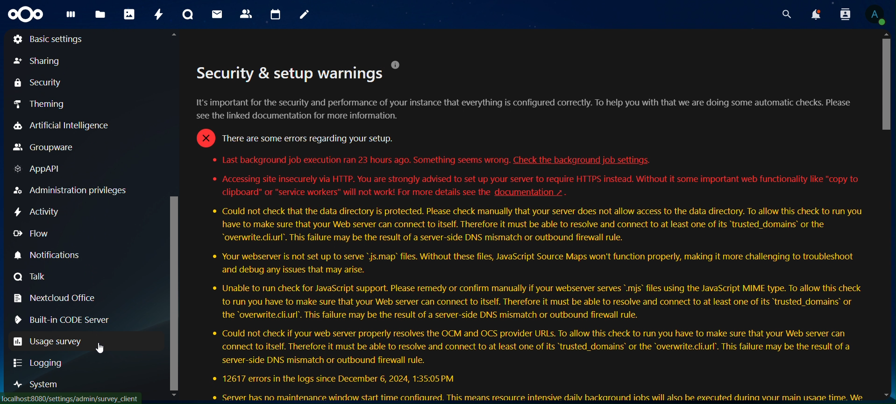 The width and height of the screenshot is (896, 404). I want to click on mail, so click(217, 14).